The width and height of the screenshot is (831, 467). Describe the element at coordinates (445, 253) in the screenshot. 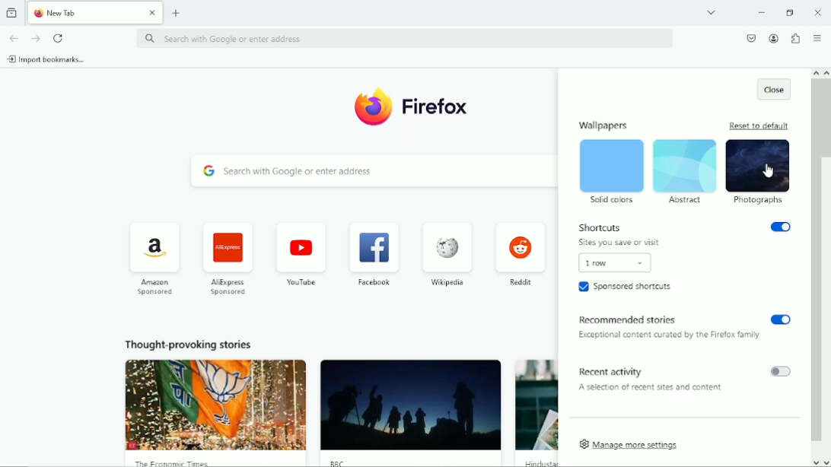

I see `Wikipedia` at that location.